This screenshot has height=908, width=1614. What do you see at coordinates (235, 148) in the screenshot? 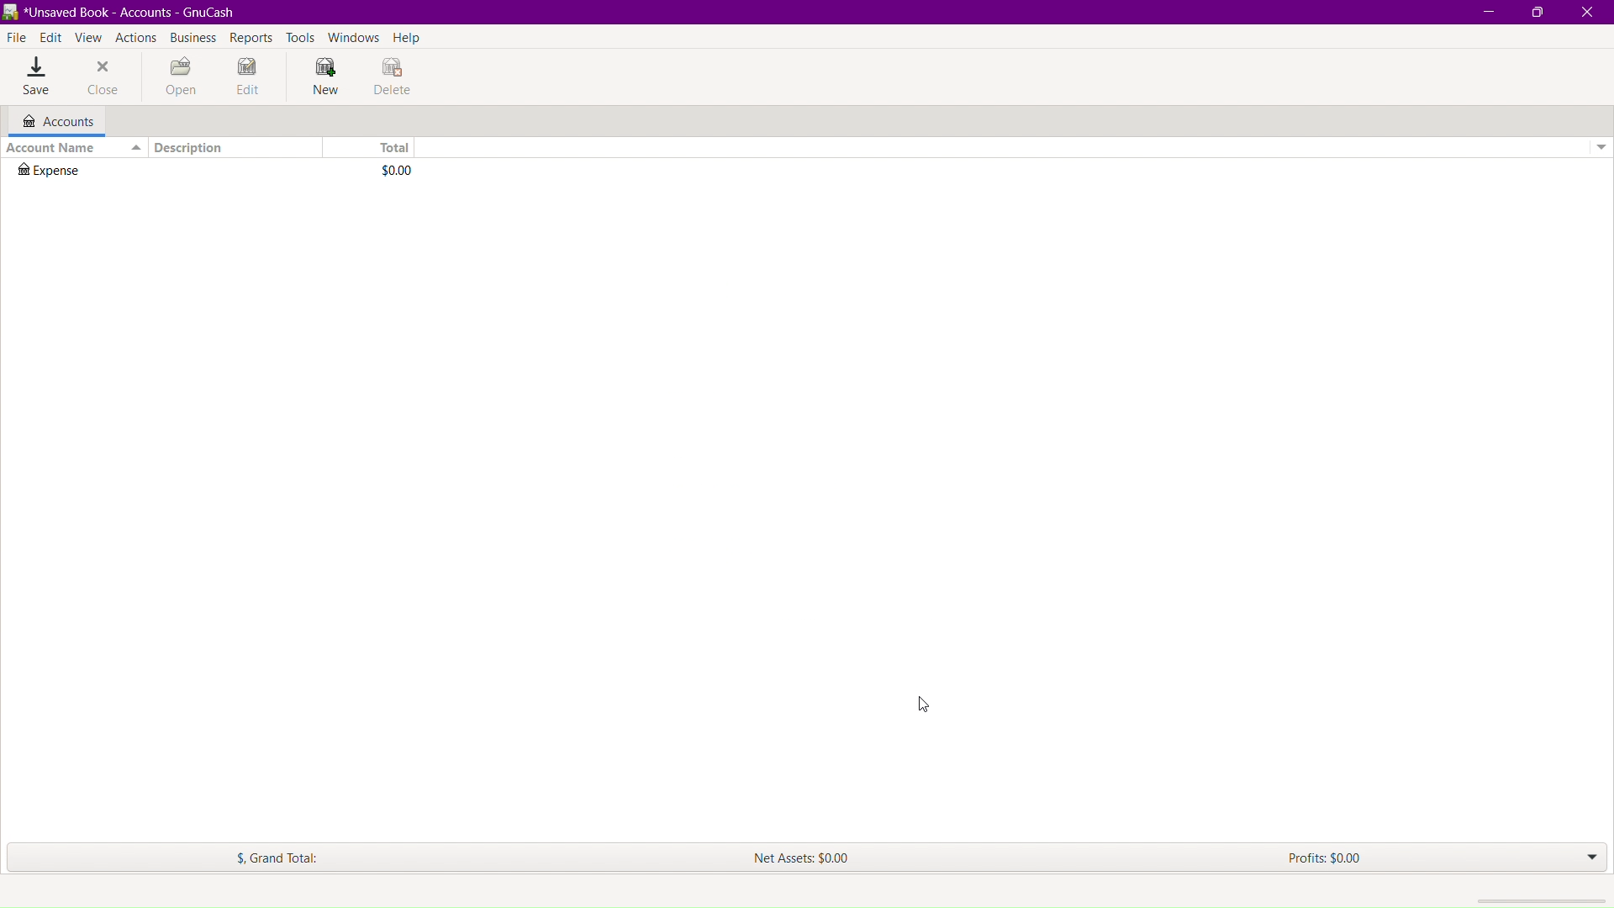
I see `Description` at bounding box center [235, 148].